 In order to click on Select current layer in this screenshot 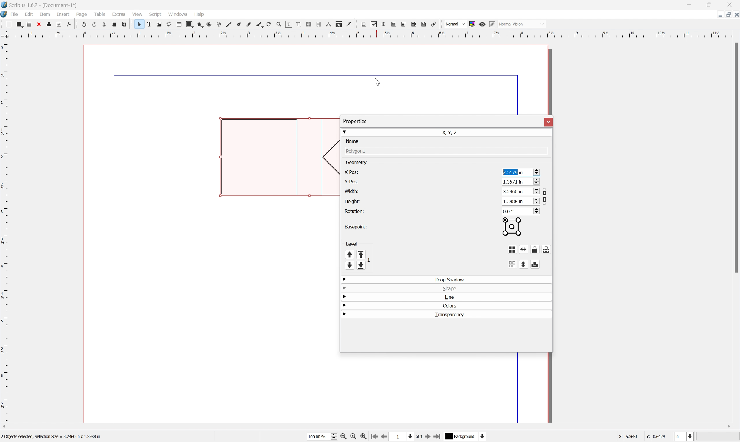, I will do `click(467, 436)`.